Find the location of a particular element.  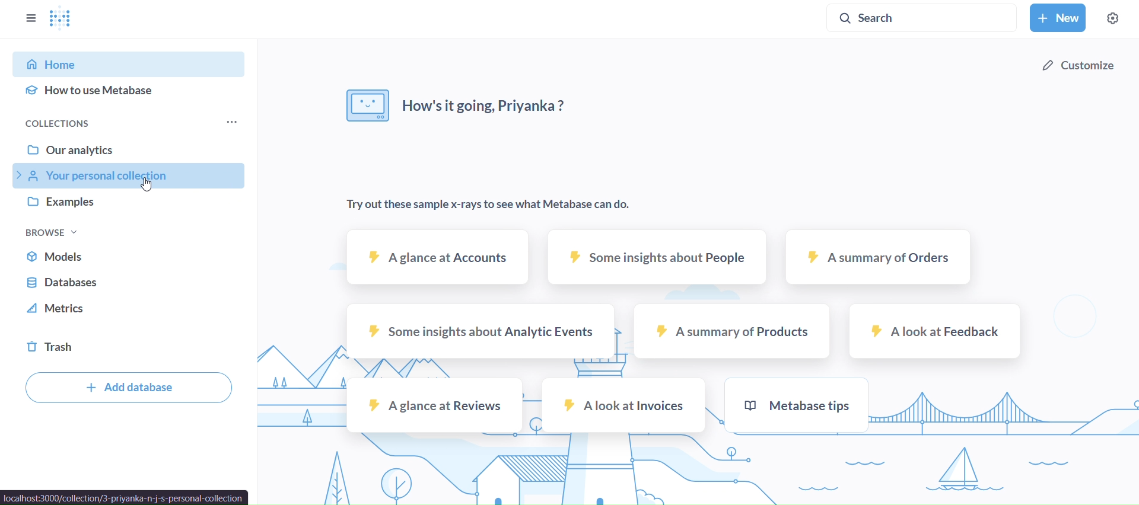

how to use metabase is located at coordinates (130, 88).